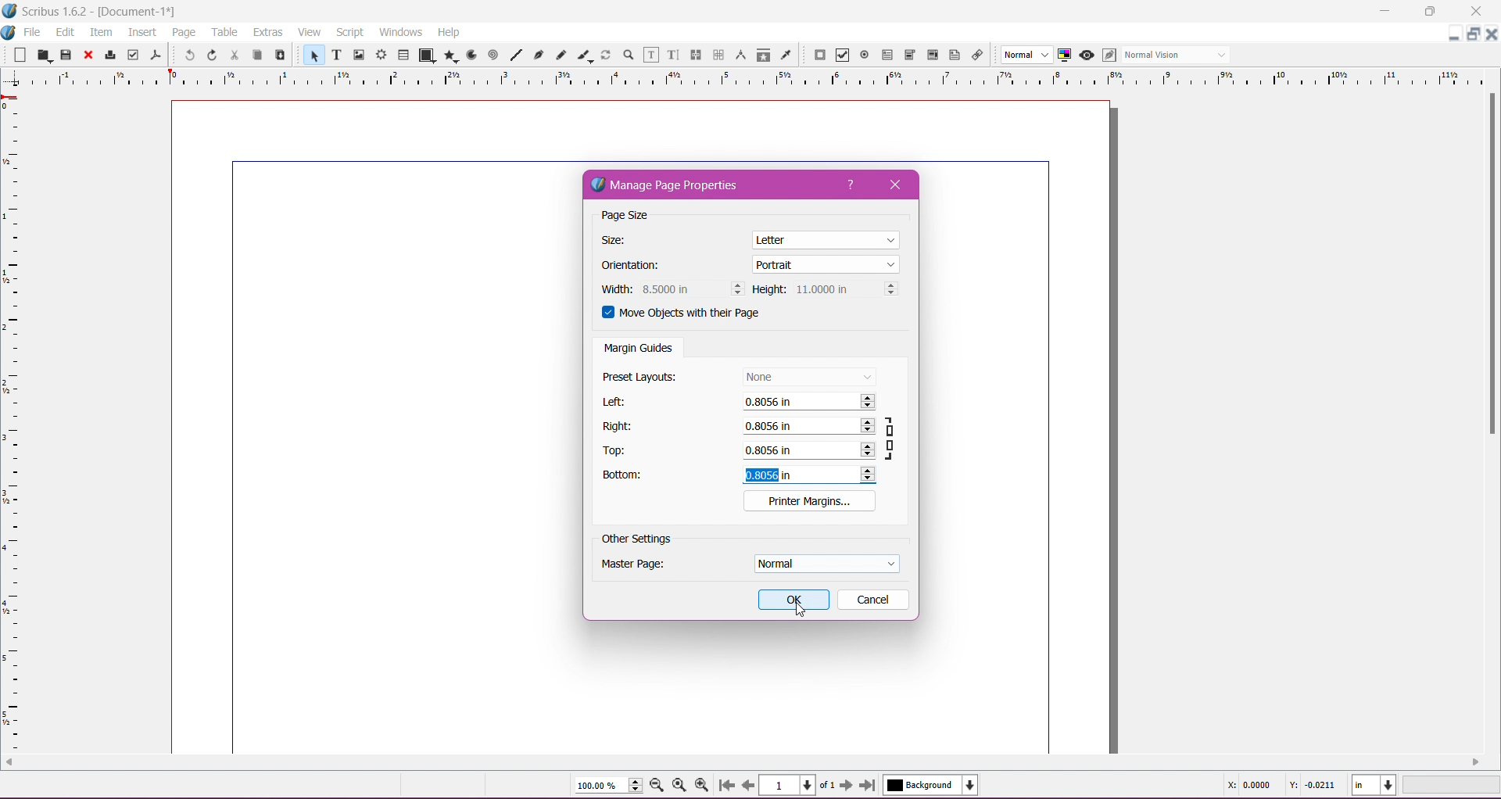  What do you see at coordinates (639, 267) in the screenshot?
I see `Orientation` at bounding box center [639, 267].